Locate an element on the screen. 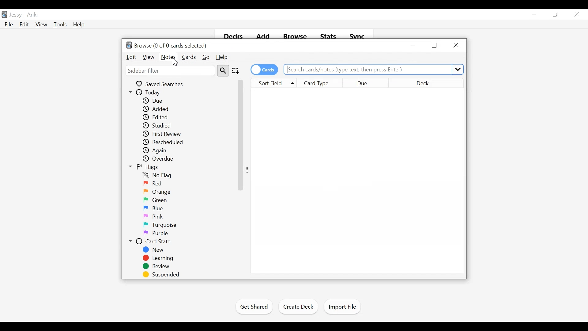 The width and height of the screenshot is (588, 331). Turquoise is located at coordinates (163, 225).